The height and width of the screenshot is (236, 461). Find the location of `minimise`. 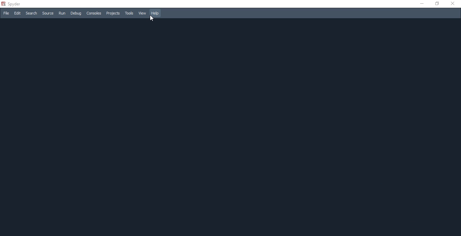

minimise is located at coordinates (420, 3).